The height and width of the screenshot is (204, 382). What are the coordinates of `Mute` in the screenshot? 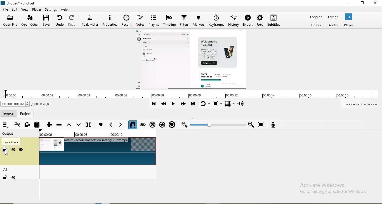 It's located at (13, 150).